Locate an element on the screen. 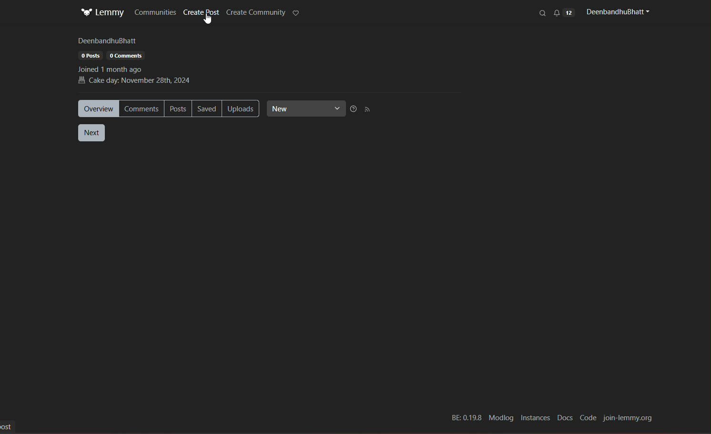 This screenshot has height=434, width=711. Join-lemmy.org is located at coordinates (629, 419).